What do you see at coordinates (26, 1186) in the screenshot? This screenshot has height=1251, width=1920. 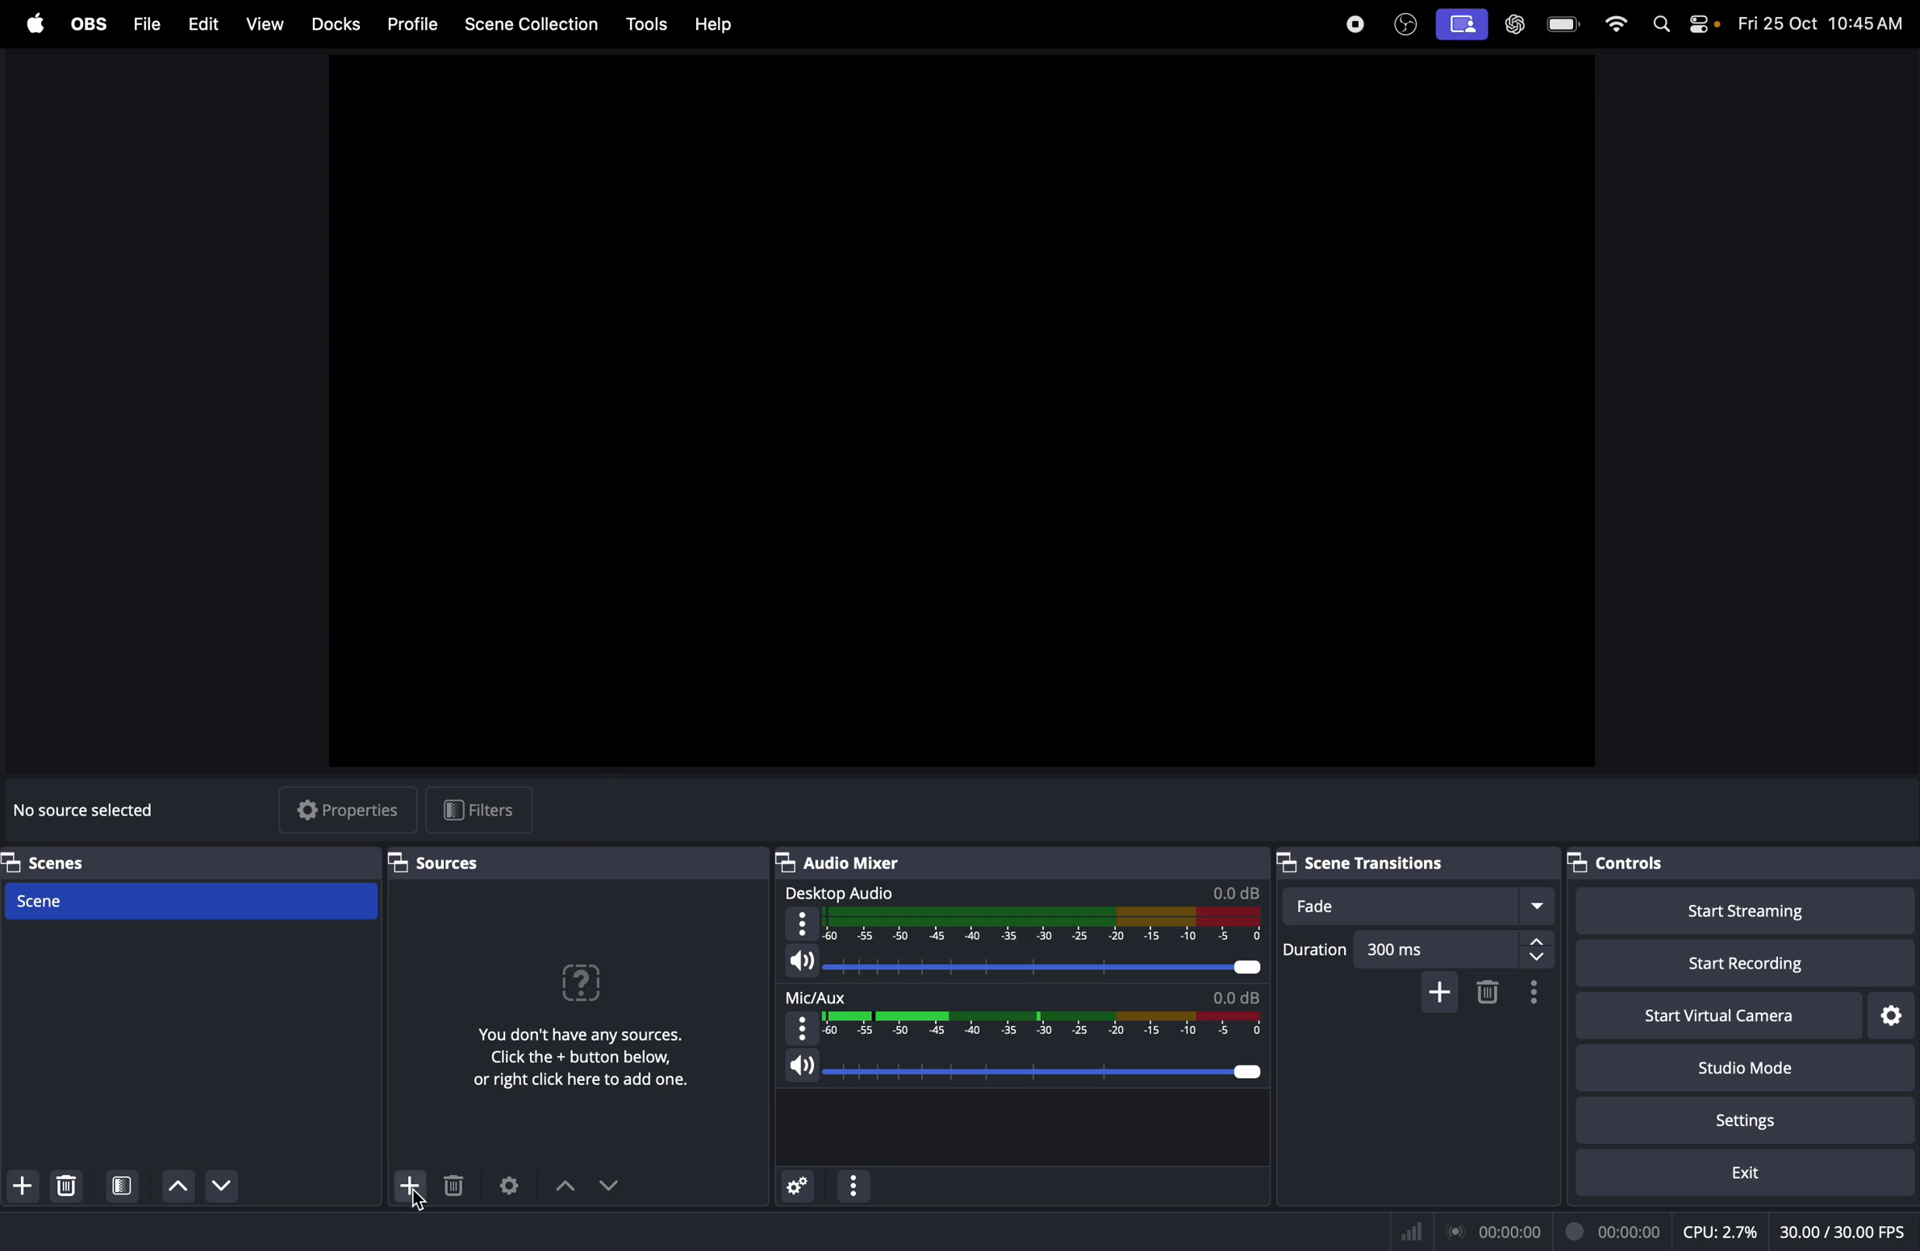 I see `add scene` at bounding box center [26, 1186].